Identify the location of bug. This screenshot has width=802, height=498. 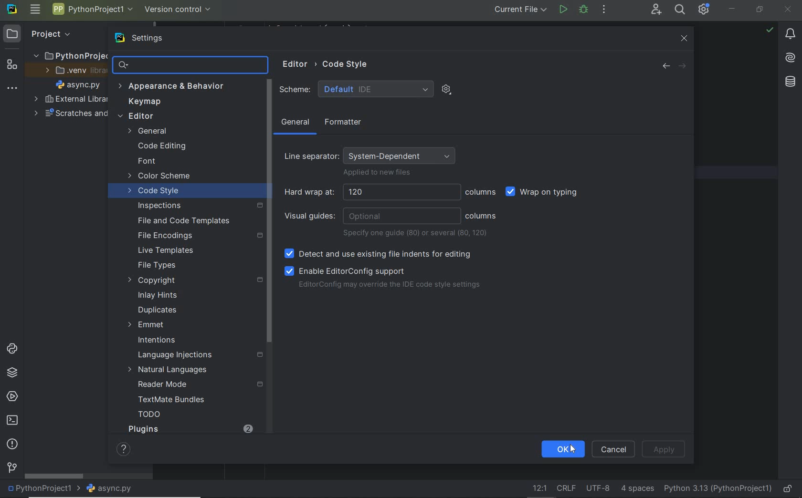
(583, 9).